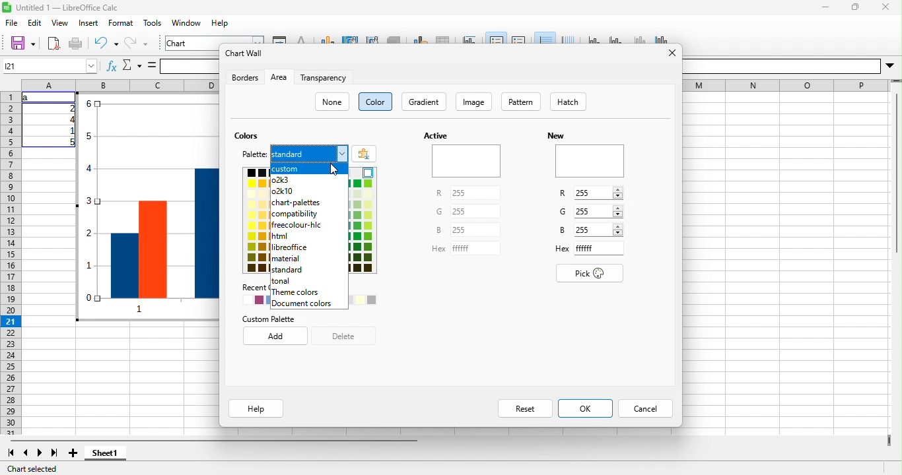 This screenshot has width=902, height=475. I want to click on window, so click(187, 22).